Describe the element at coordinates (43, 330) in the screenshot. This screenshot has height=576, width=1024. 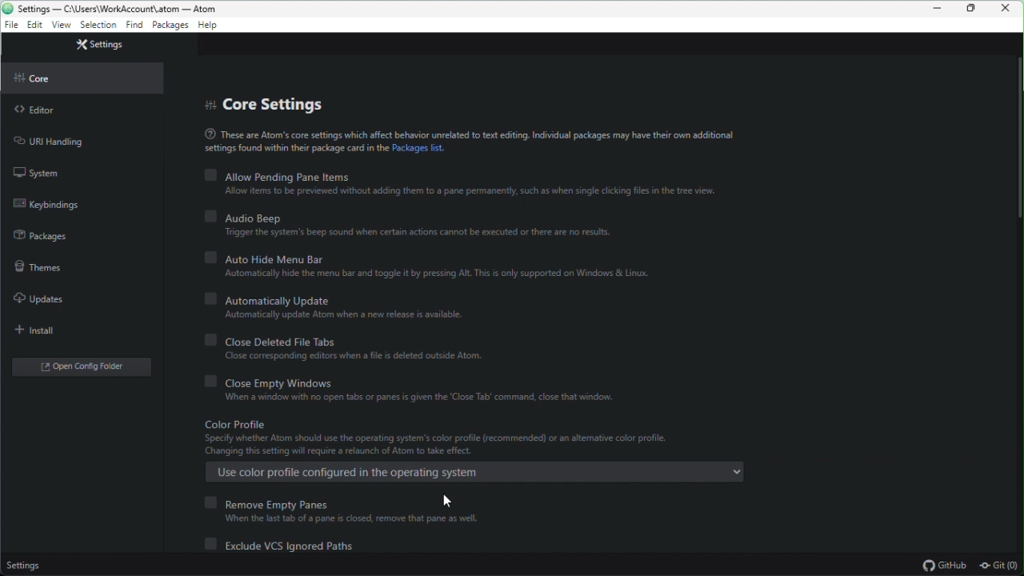
I see `Install` at that location.